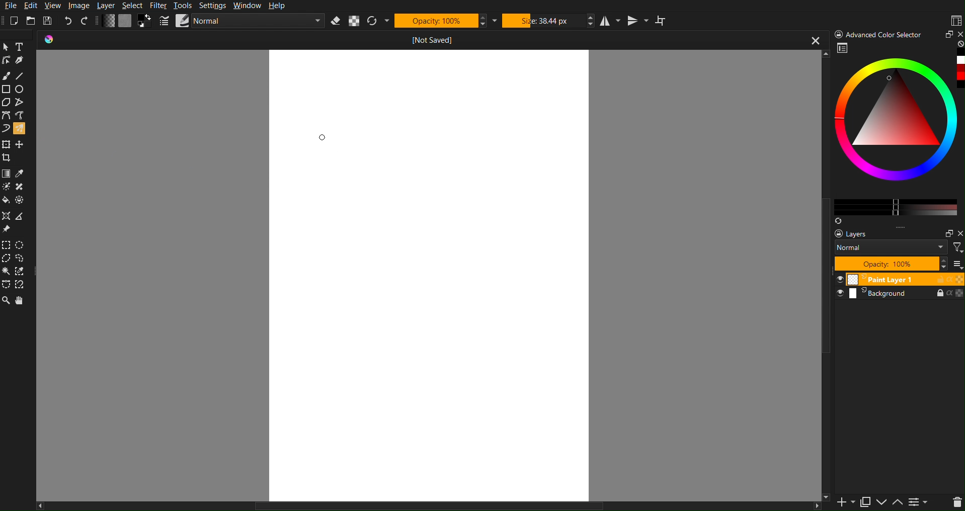 This screenshot has height=511, width=965. What do you see at coordinates (381, 42) in the screenshot?
I see `Current Document` at bounding box center [381, 42].